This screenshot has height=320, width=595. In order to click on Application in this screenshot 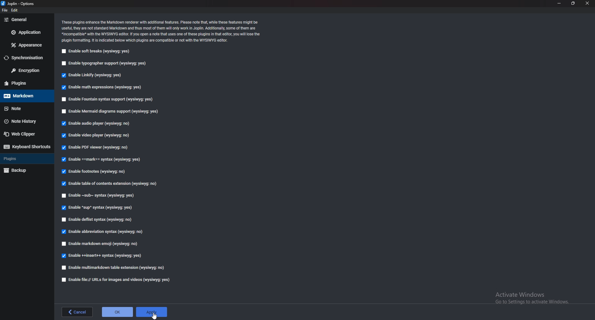, I will do `click(26, 33)`.